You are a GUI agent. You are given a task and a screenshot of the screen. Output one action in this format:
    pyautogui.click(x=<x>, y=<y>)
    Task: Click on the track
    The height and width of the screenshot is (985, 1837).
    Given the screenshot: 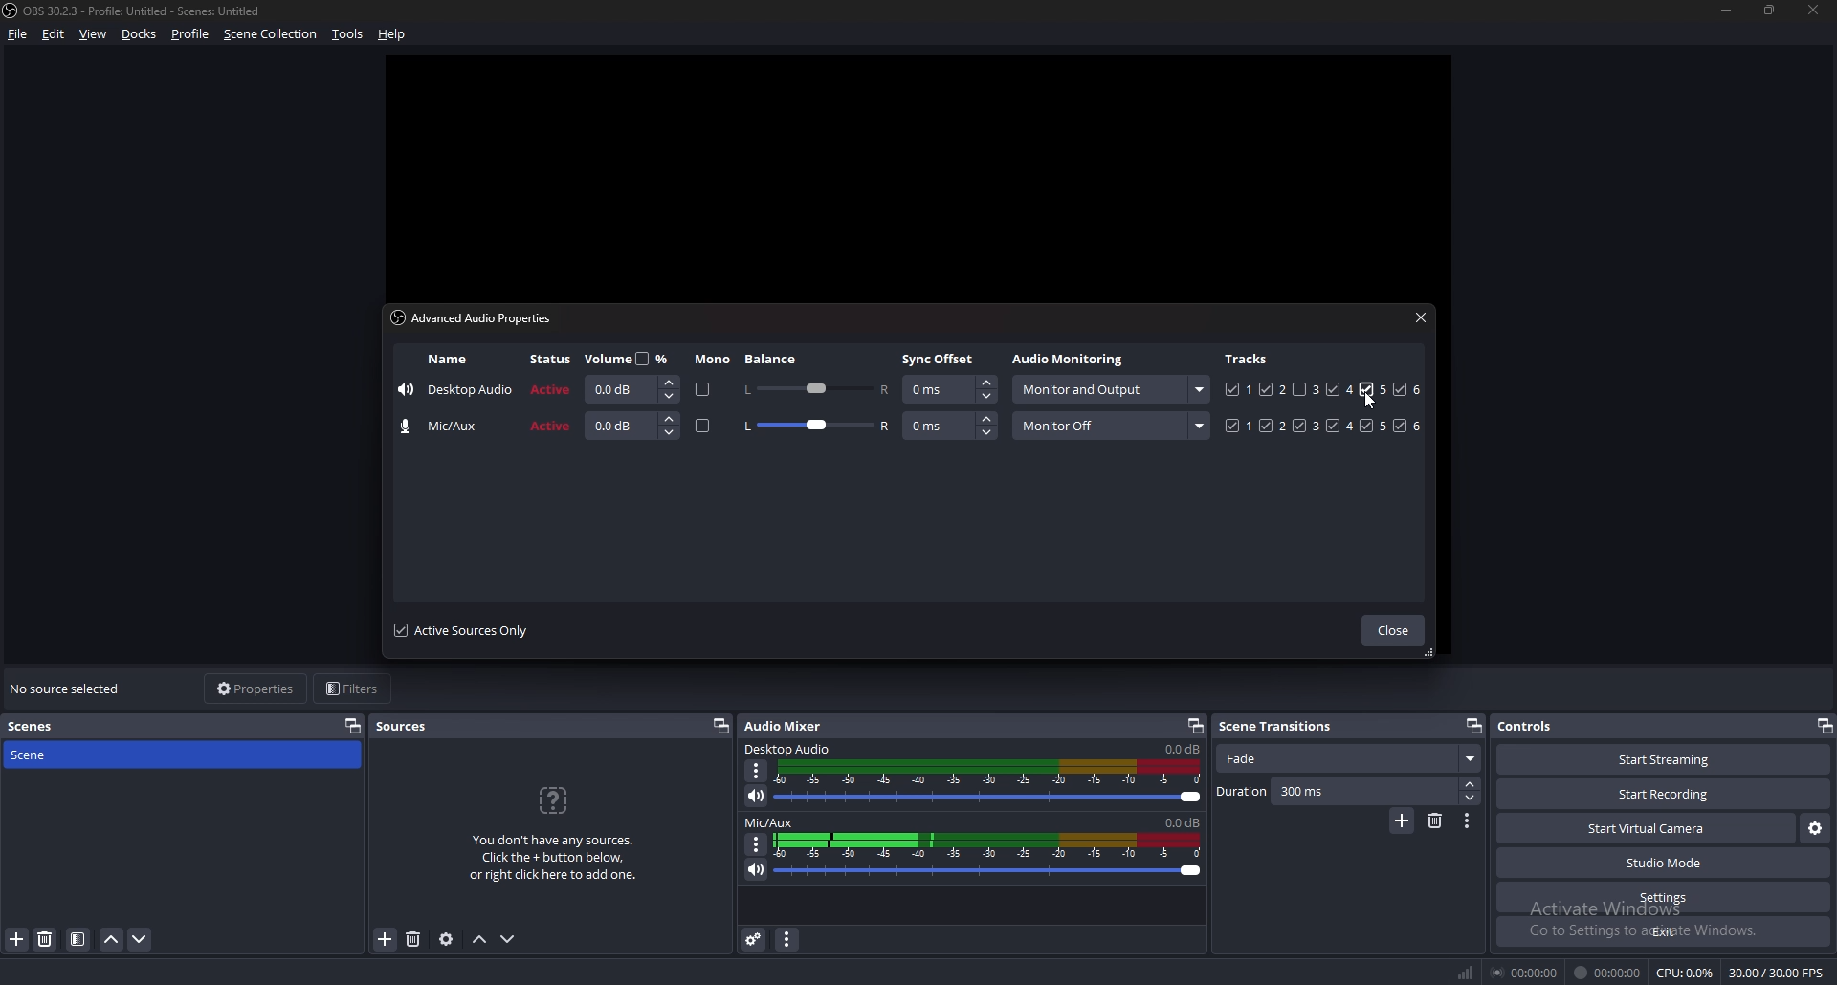 What is the action you would take?
    pyautogui.click(x=1366, y=389)
    